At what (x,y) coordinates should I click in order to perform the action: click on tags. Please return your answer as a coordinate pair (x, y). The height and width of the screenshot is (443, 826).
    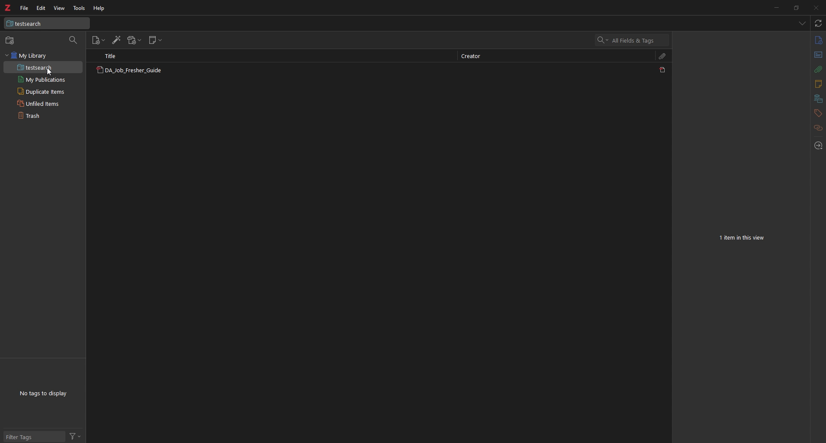
    Looking at the image, I should click on (818, 113).